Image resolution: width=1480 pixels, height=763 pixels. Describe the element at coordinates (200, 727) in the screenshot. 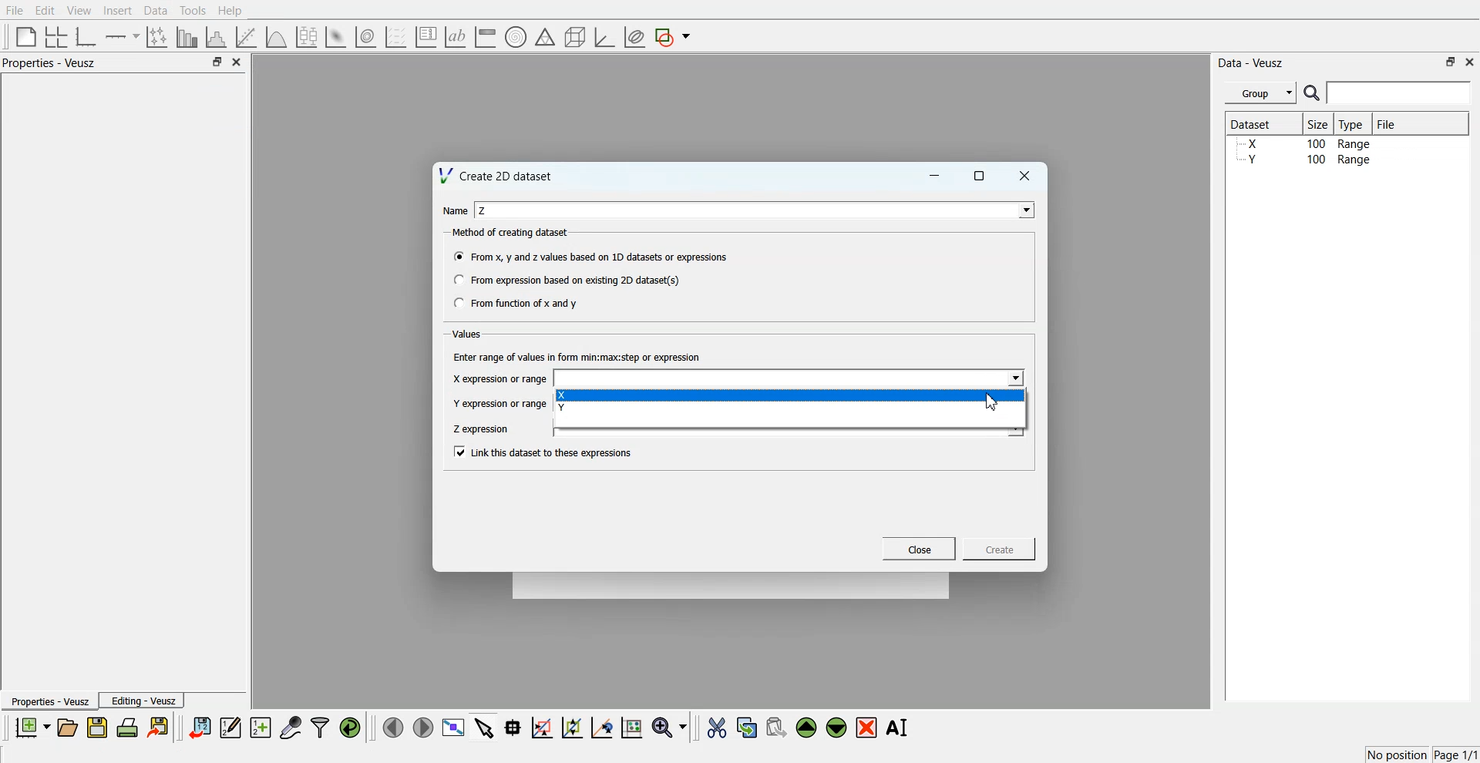

I see `Import dataset from veusz` at that location.